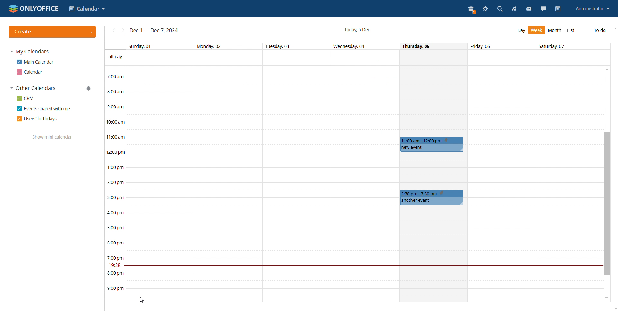  What do you see at coordinates (431, 140) in the screenshot?
I see `11am to 12pm` at bounding box center [431, 140].